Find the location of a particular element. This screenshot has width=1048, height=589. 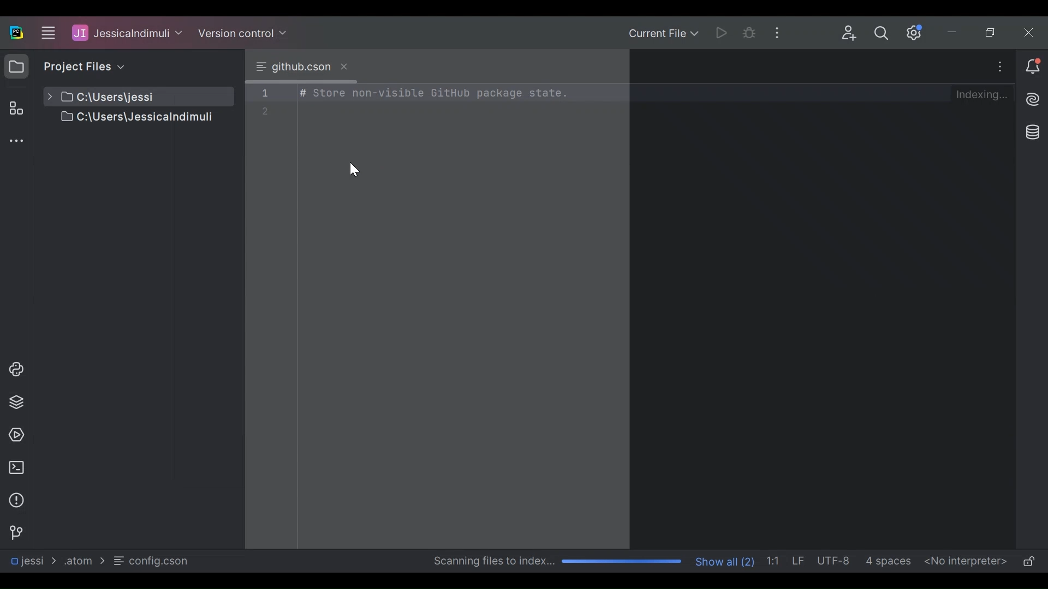

Version Control is located at coordinates (243, 32).